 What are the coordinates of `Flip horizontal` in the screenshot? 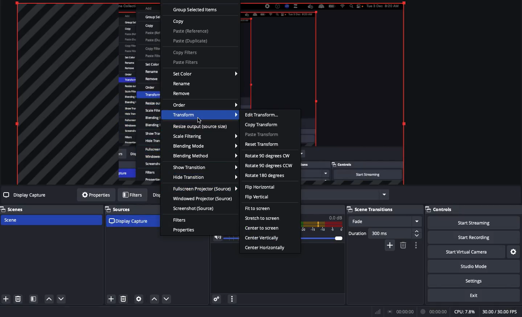 It's located at (260, 188).